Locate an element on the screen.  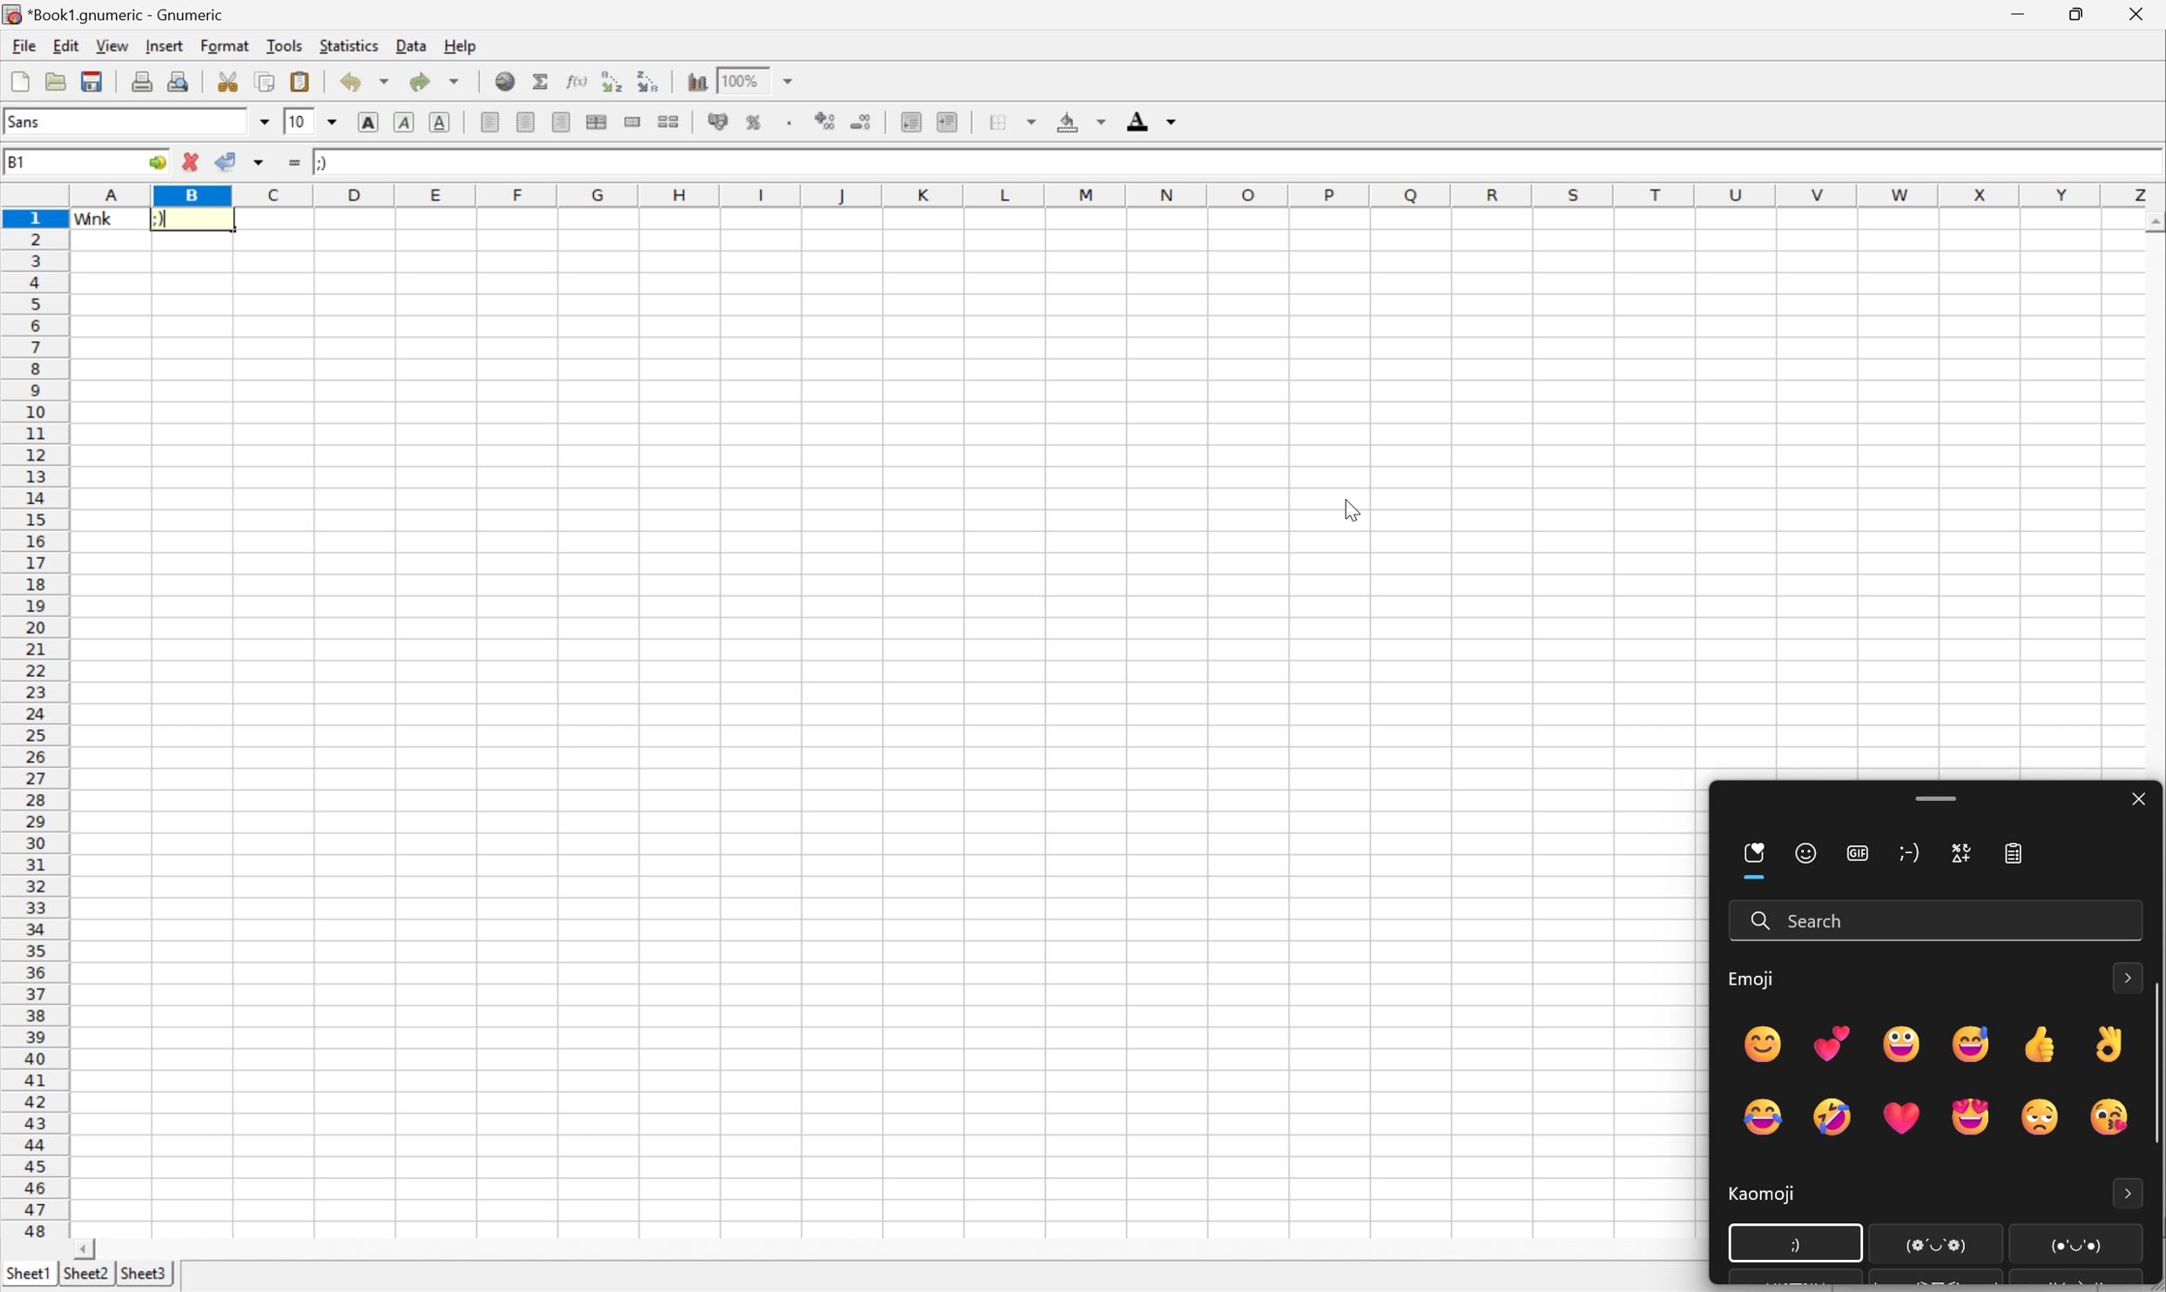
cut is located at coordinates (227, 82).